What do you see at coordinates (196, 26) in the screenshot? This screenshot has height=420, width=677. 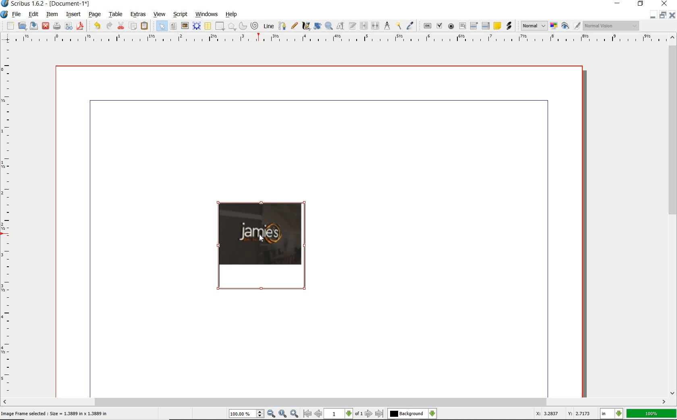 I see `render frame` at bounding box center [196, 26].